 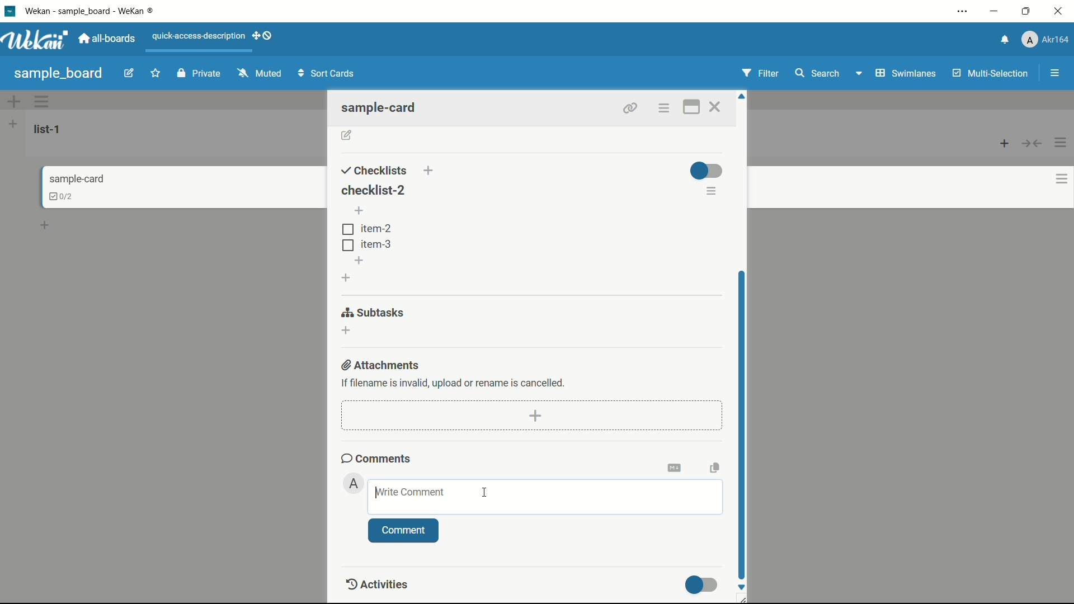 What do you see at coordinates (347, 331) in the screenshot?
I see `add subtasks` at bounding box center [347, 331].